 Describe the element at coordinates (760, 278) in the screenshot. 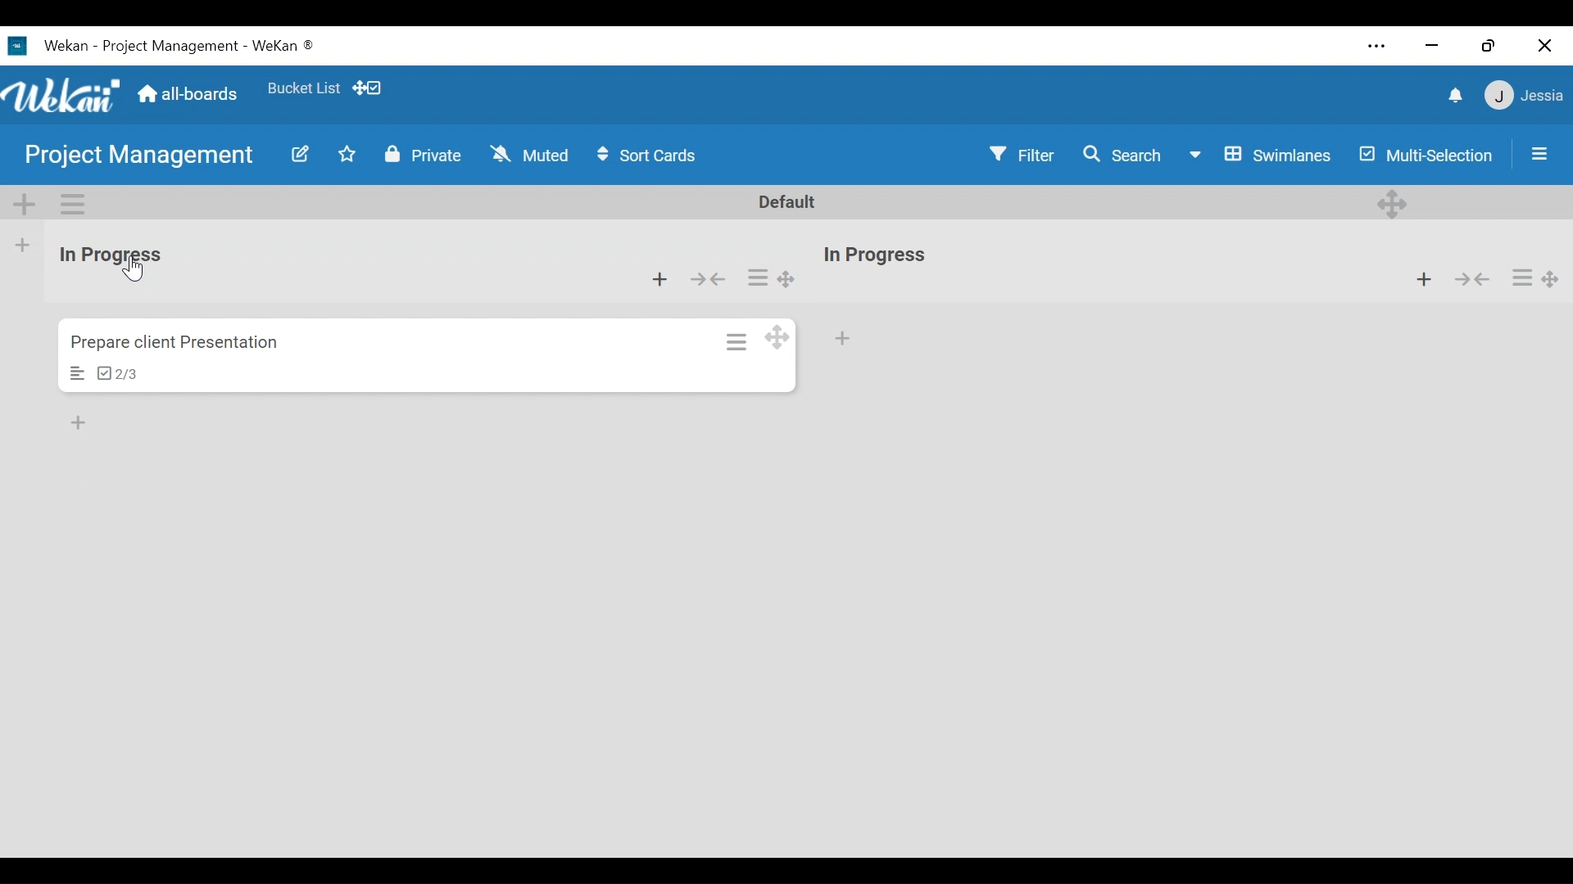

I see `list action` at that location.